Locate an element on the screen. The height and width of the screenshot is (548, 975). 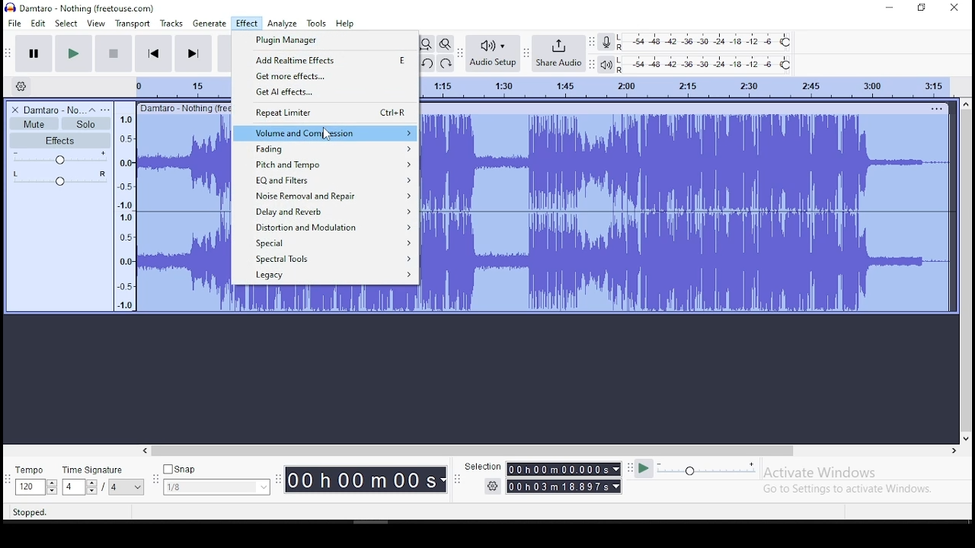
distortion is located at coordinates (326, 227).